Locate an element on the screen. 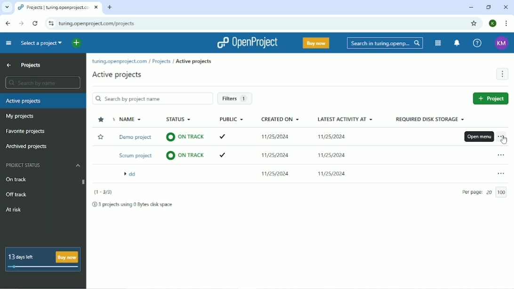 The width and height of the screenshot is (514, 289). Account is located at coordinates (501, 44).